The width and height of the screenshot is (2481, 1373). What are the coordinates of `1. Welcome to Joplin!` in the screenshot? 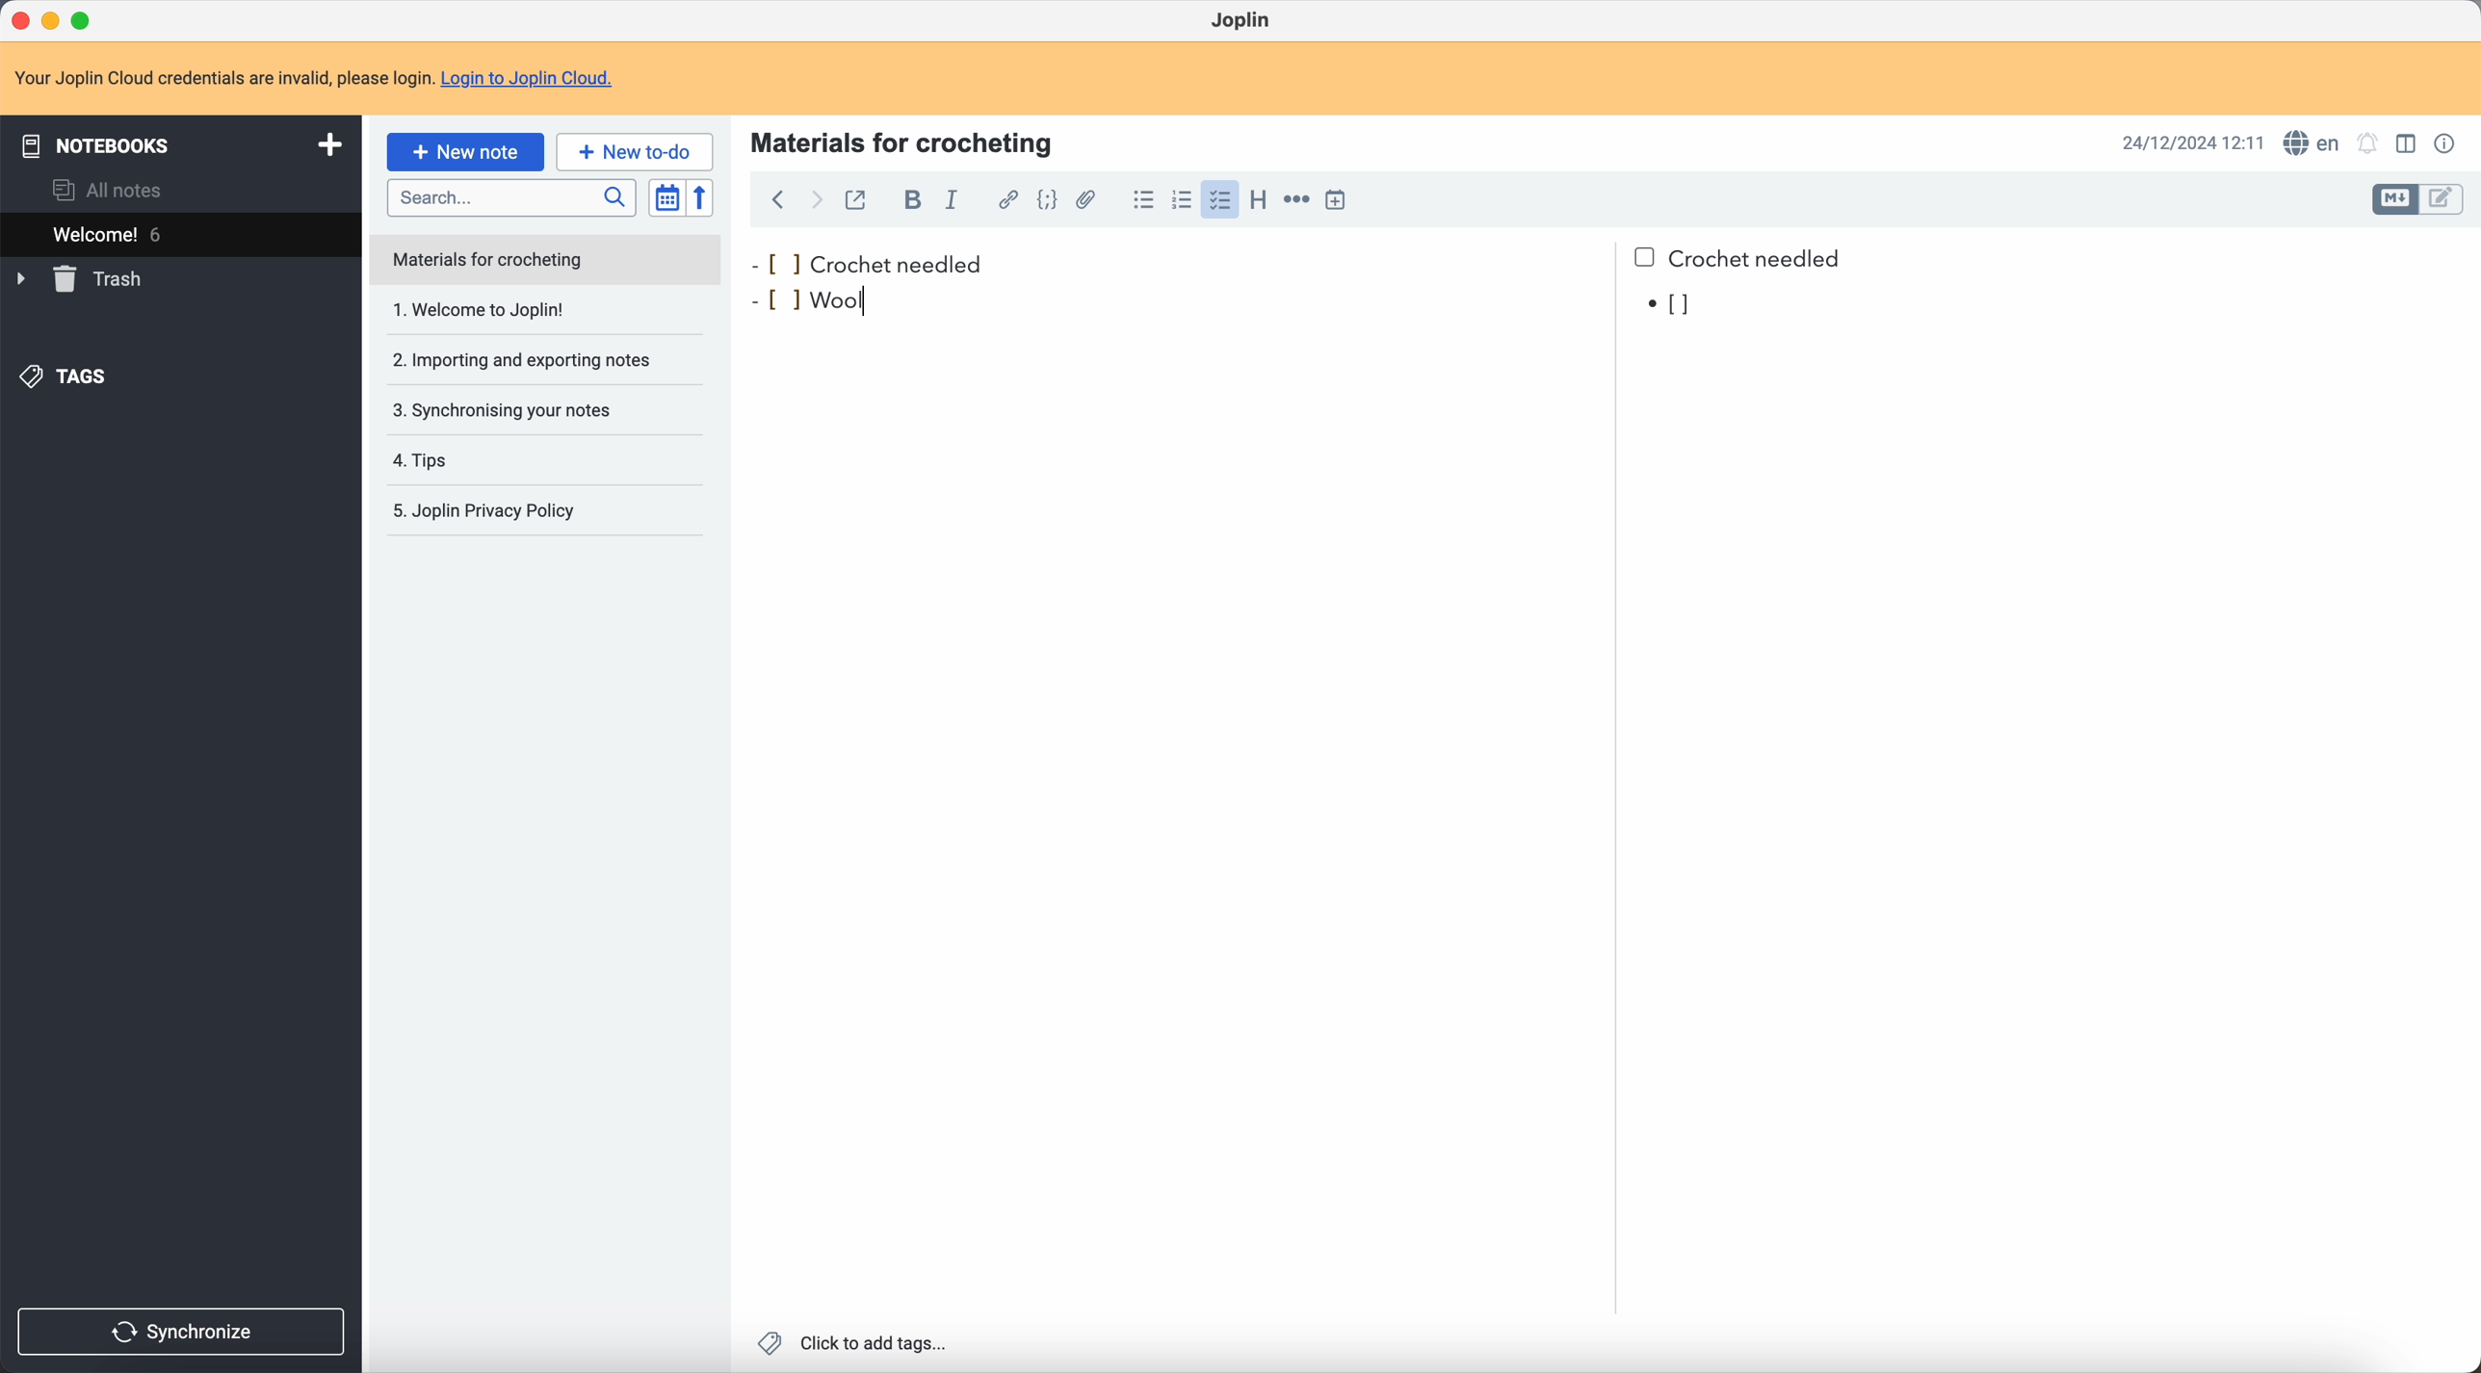 It's located at (533, 312).